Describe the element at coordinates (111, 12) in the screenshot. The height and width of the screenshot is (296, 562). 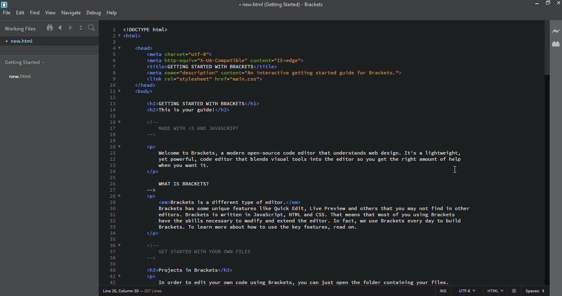
I see `help` at that location.